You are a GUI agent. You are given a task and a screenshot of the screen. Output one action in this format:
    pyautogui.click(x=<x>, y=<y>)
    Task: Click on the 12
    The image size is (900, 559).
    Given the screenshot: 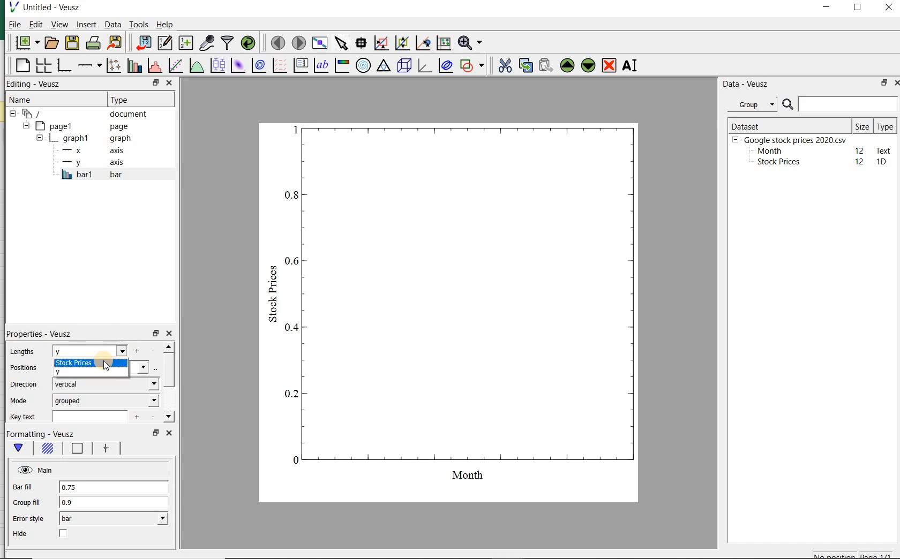 What is the action you would take?
    pyautogui.click(x=860, y=150)
    